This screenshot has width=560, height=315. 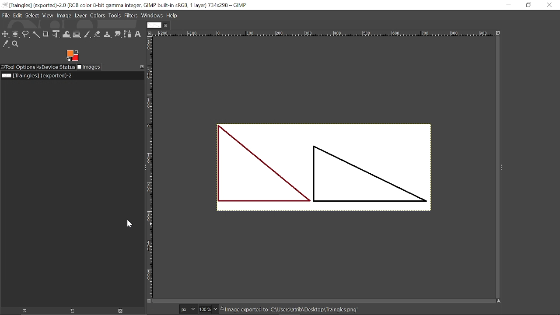 What do you see at coordinates (550, 6) in the screenshot?
I see `Close` at bounding box center [550, 6].